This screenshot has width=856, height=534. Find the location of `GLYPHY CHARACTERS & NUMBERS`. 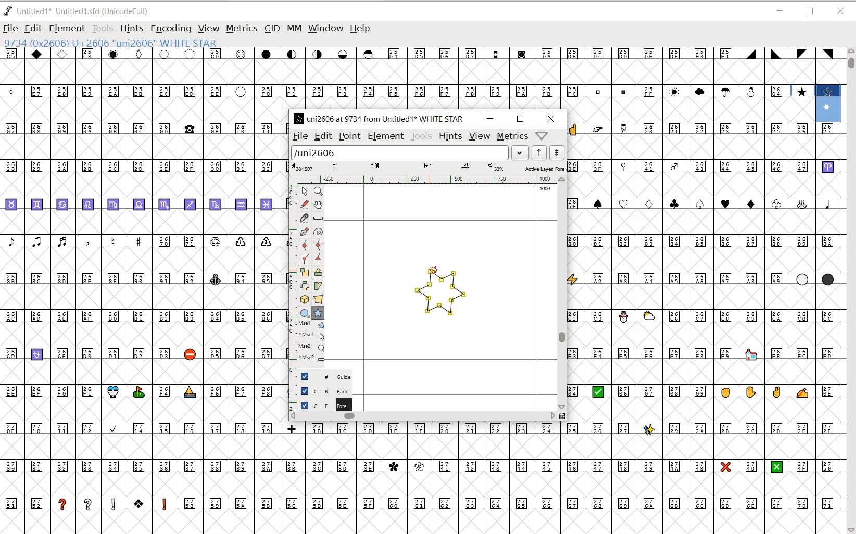

GLYPHY CHARACTERS & NUMBERS is located at coordinates (704, 421).